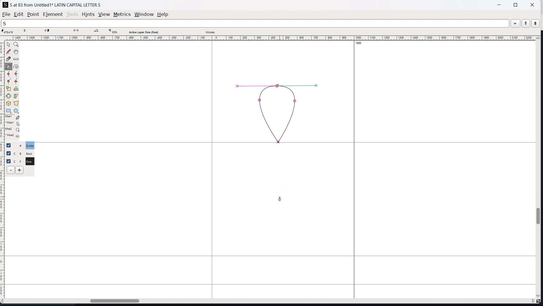  What do you see at coordinates (5, 5) in the screenshot?
I see `logo` at bounding box center [5, 5].